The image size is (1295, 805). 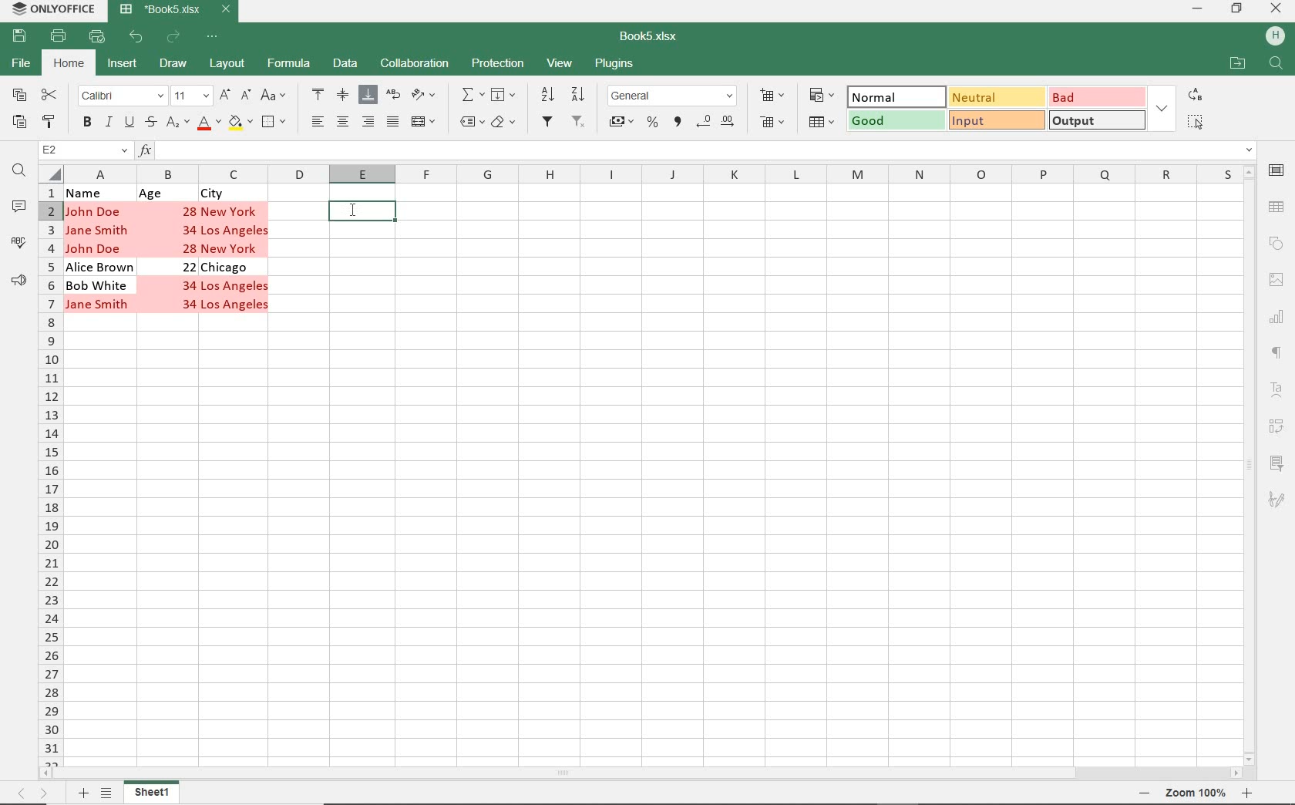 I want to click on 34, so click(x=190, y=308).